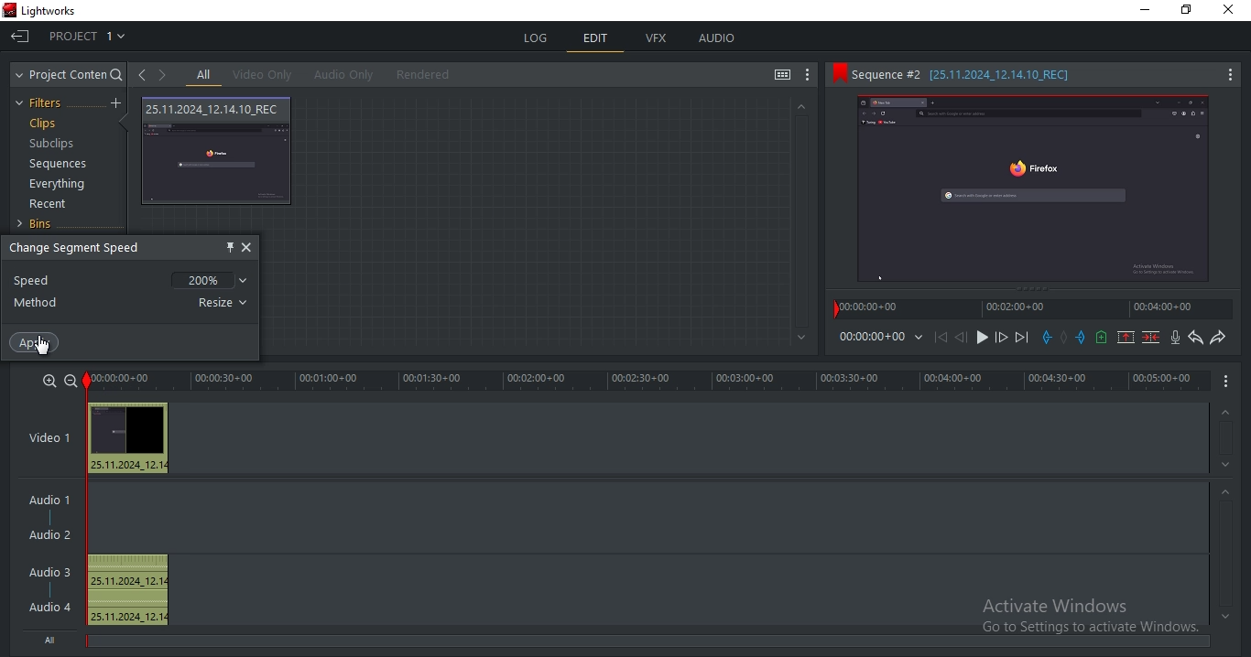 Image resolution: width=1251 pixels, height=657 pixels. What do you see at coordinates (50, 145) in the screenshot?
I see `subclips` at bounding box center [50, 145].